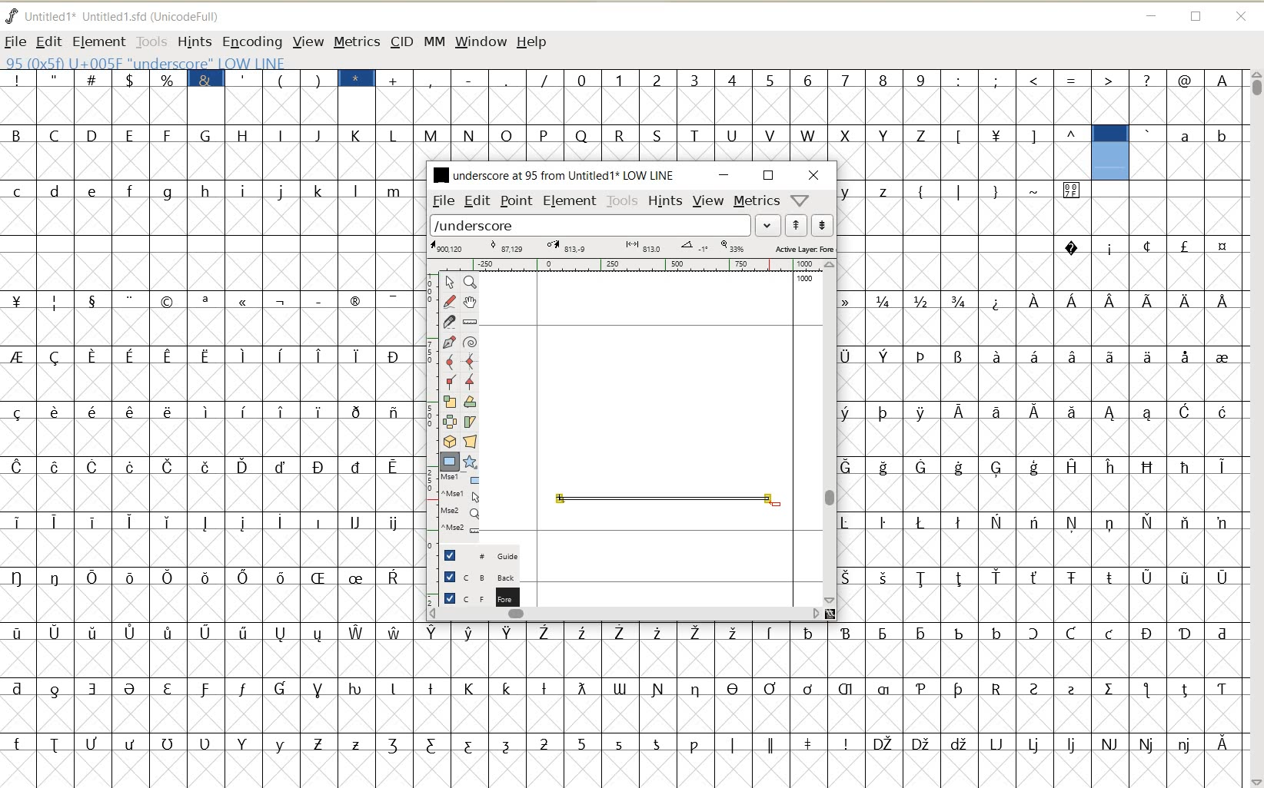 This screenshot has width=1264, height=788. What do you see at coordinates (208, 419) in the screenshot?
I see `GLYPHY CHARACTERS` at bounding box center [208, 419].